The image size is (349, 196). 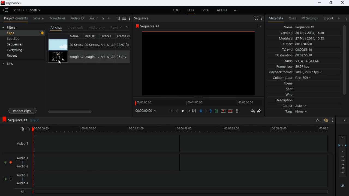 What do you see at coordinates (182, 130) in the screenshot?
I see `timeline` at bounding box center [182, 130].